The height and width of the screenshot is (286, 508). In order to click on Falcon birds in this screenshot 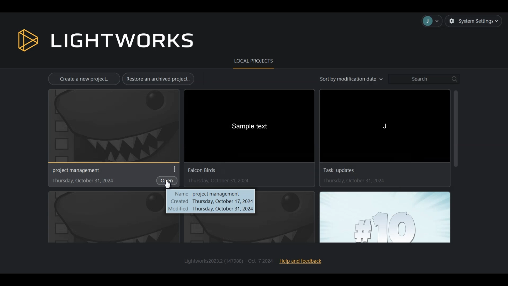, I will do `click(203, 170)`.